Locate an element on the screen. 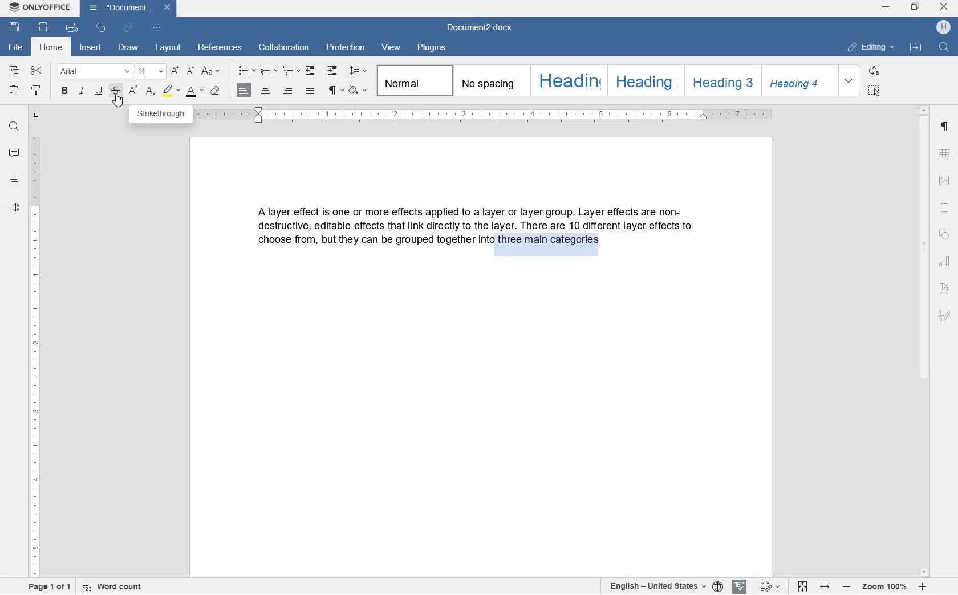 Image resolution: width=958 pixels, height=595 pixels. view is located at coordinates (393, 47).